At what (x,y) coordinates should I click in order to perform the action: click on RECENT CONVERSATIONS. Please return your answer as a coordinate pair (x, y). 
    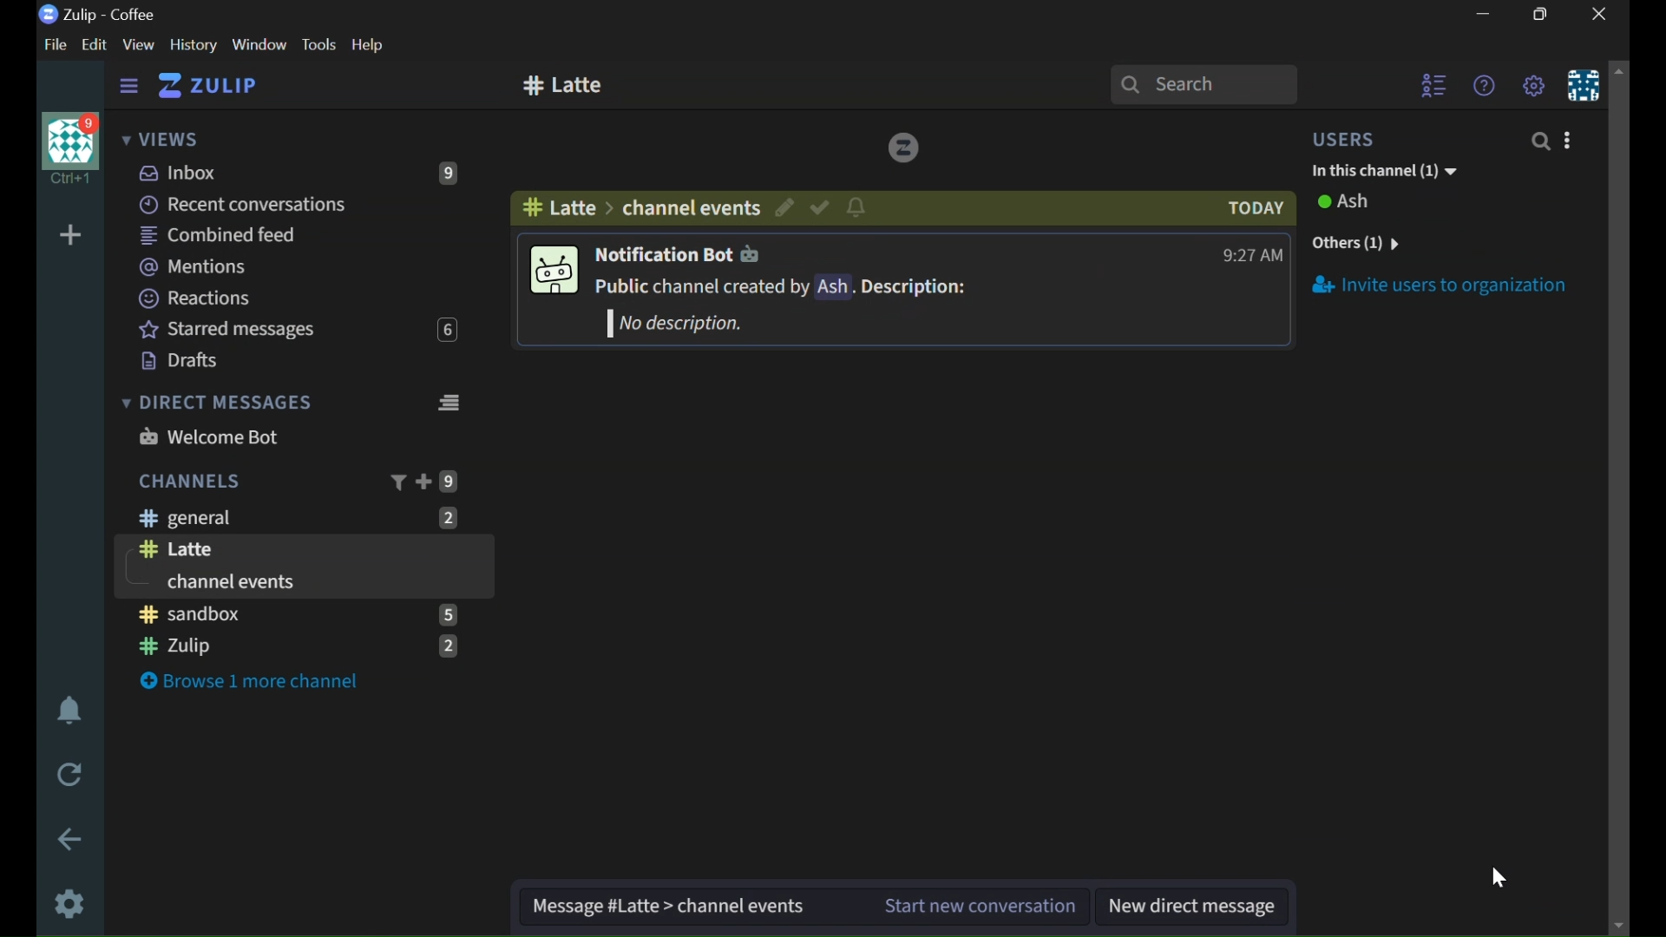
    Looking at the image, I should click on (279, 203).